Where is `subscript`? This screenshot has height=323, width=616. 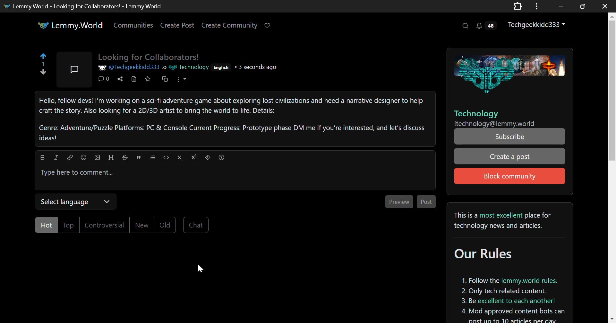
subscript is located at coordinates (180, 157).